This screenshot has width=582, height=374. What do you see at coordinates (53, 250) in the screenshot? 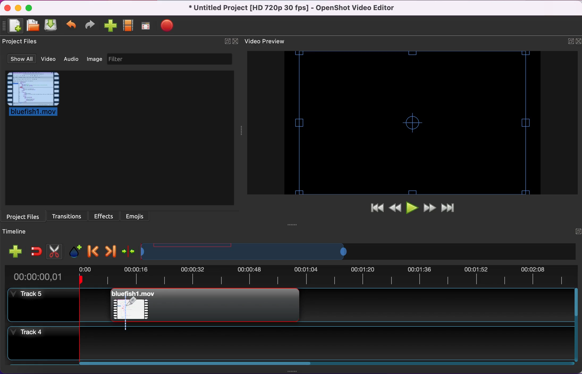
I see `cut` at bounding box center [53, 250].